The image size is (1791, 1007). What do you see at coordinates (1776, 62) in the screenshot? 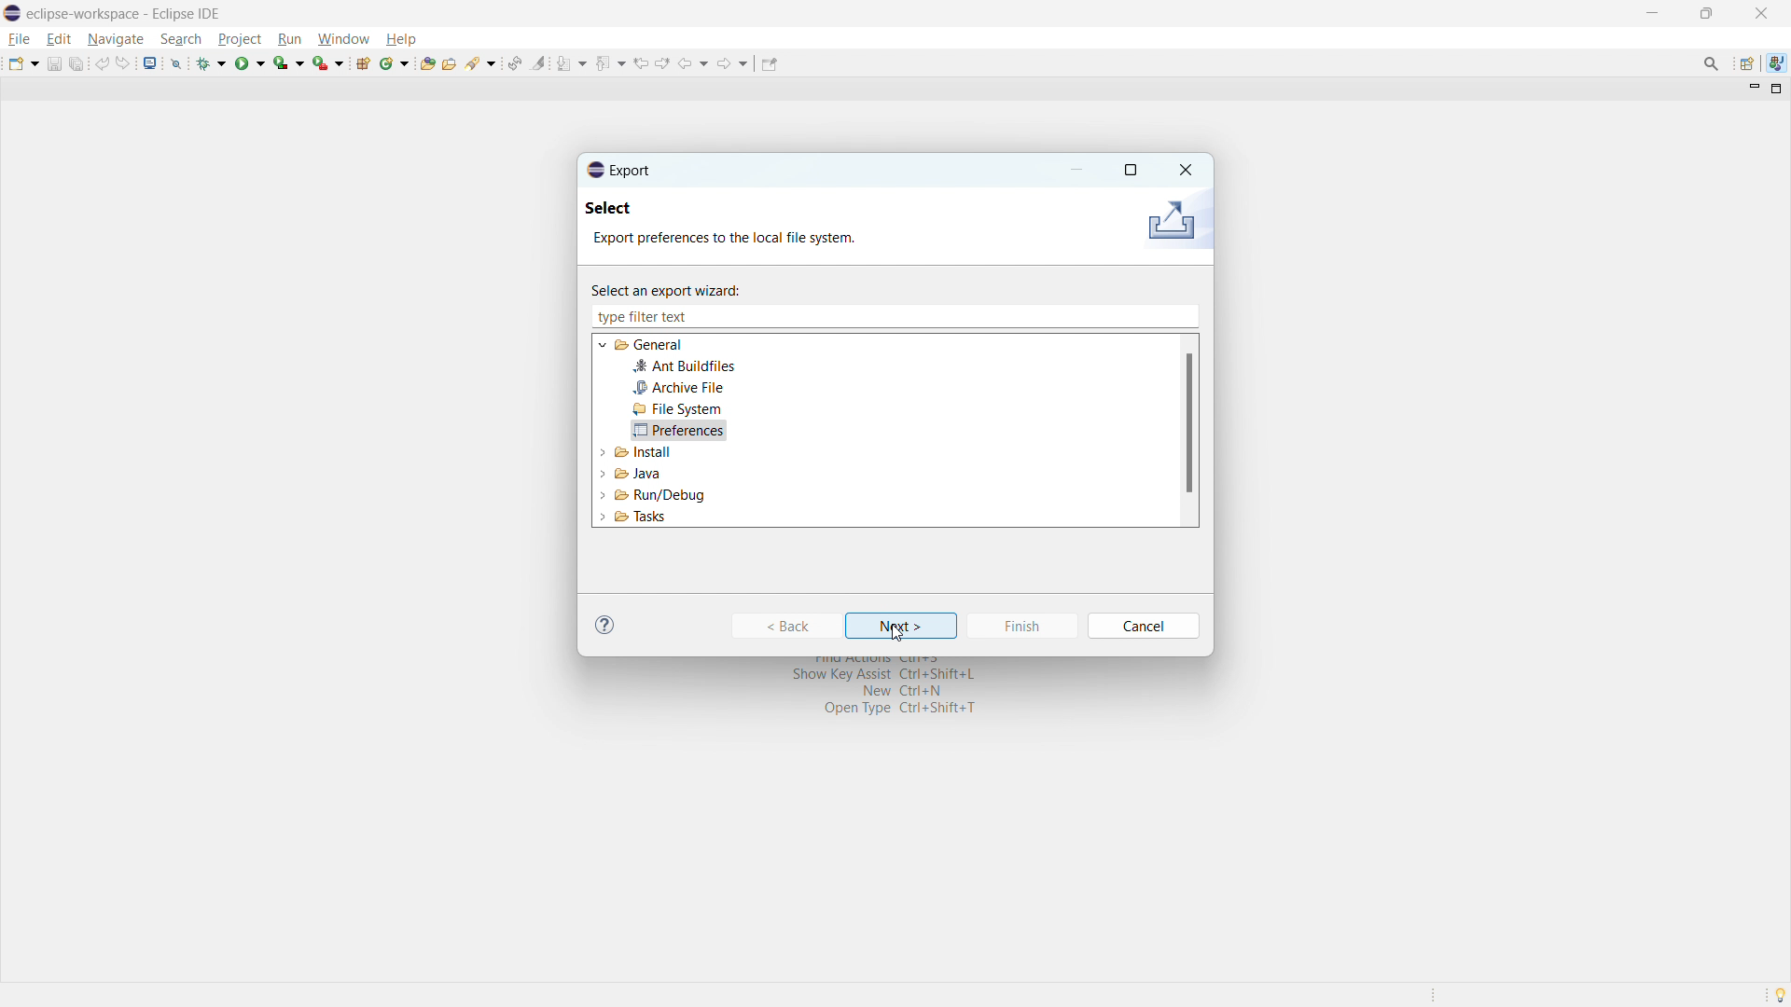
I see `java` at bounding box center [1776, 62].